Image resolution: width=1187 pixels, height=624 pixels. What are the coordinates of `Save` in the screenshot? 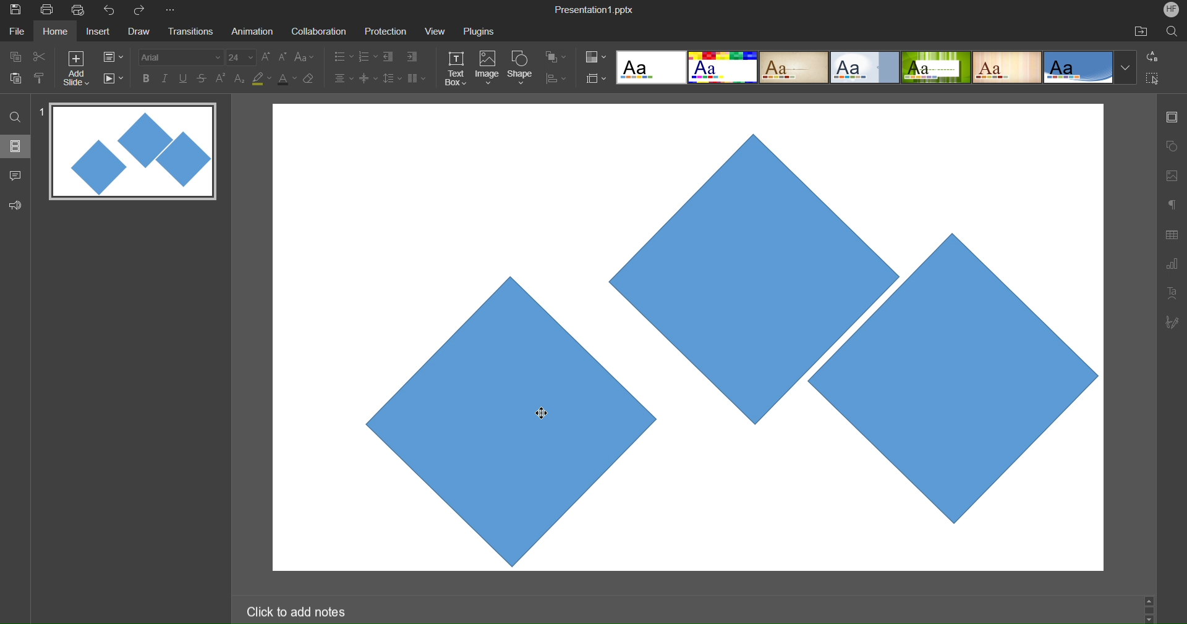 It's located at (14, 11).